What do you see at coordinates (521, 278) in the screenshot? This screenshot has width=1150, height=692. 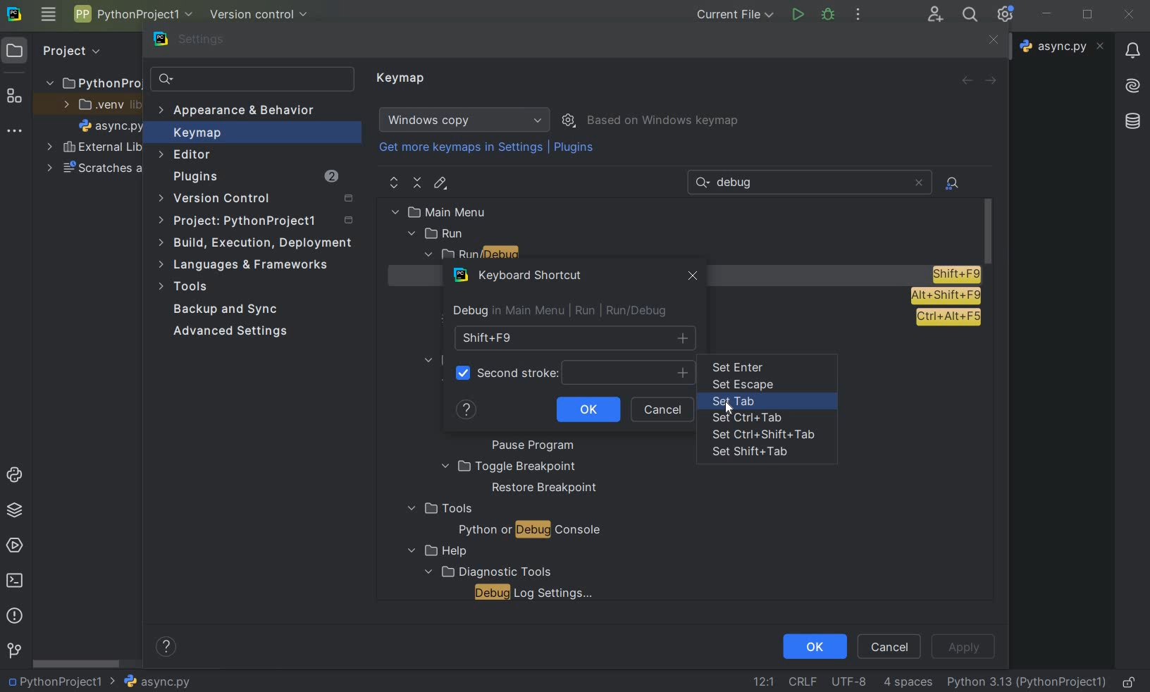 I see `keyboard shortcut` at bounding box center [521, 278].